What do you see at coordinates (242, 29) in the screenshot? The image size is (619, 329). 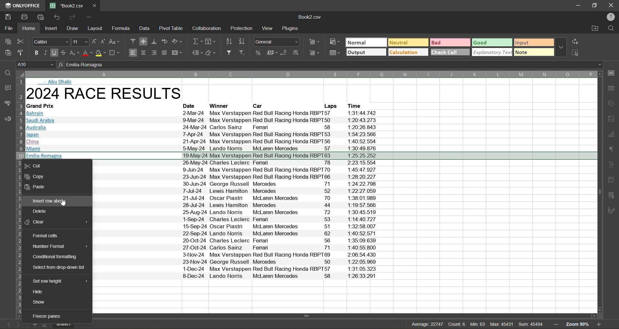 I see `protection` at bounding box center [242, 29].